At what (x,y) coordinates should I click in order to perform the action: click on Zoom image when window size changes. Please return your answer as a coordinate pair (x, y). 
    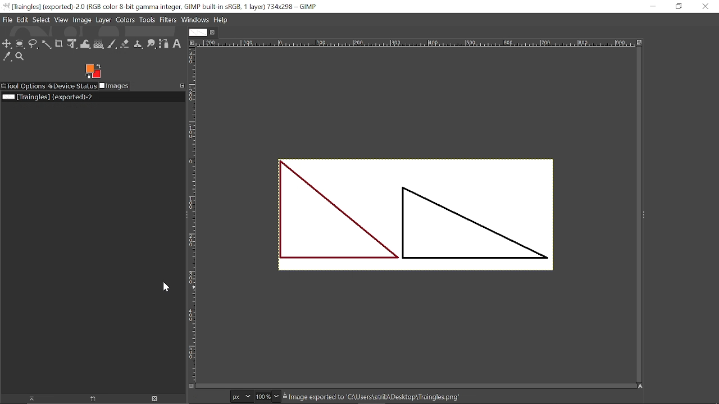
    Looking at the image, I should click on (639, 42).